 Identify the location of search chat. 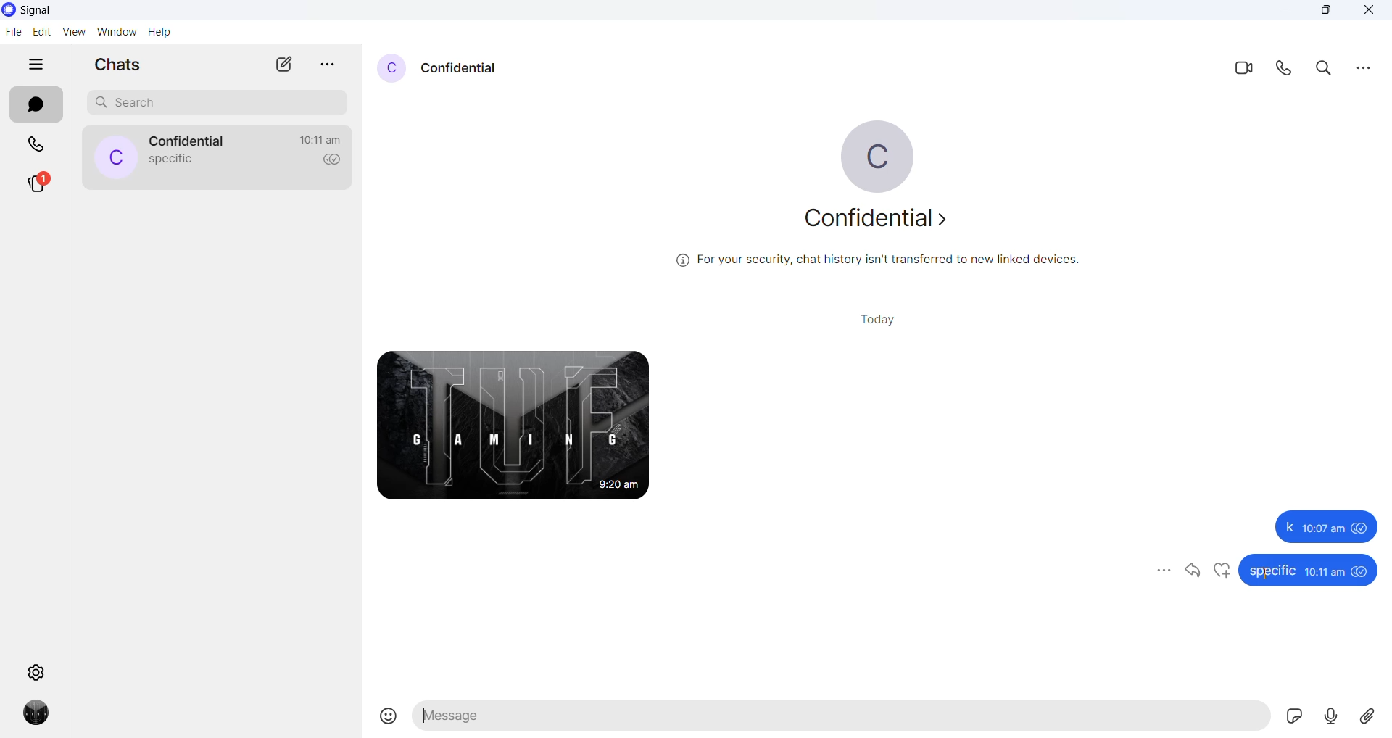
(219, 103).